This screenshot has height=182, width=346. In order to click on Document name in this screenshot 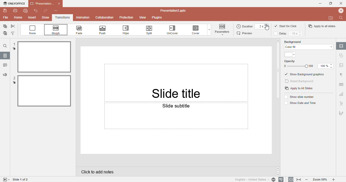, I will do `click(175, 11)`.